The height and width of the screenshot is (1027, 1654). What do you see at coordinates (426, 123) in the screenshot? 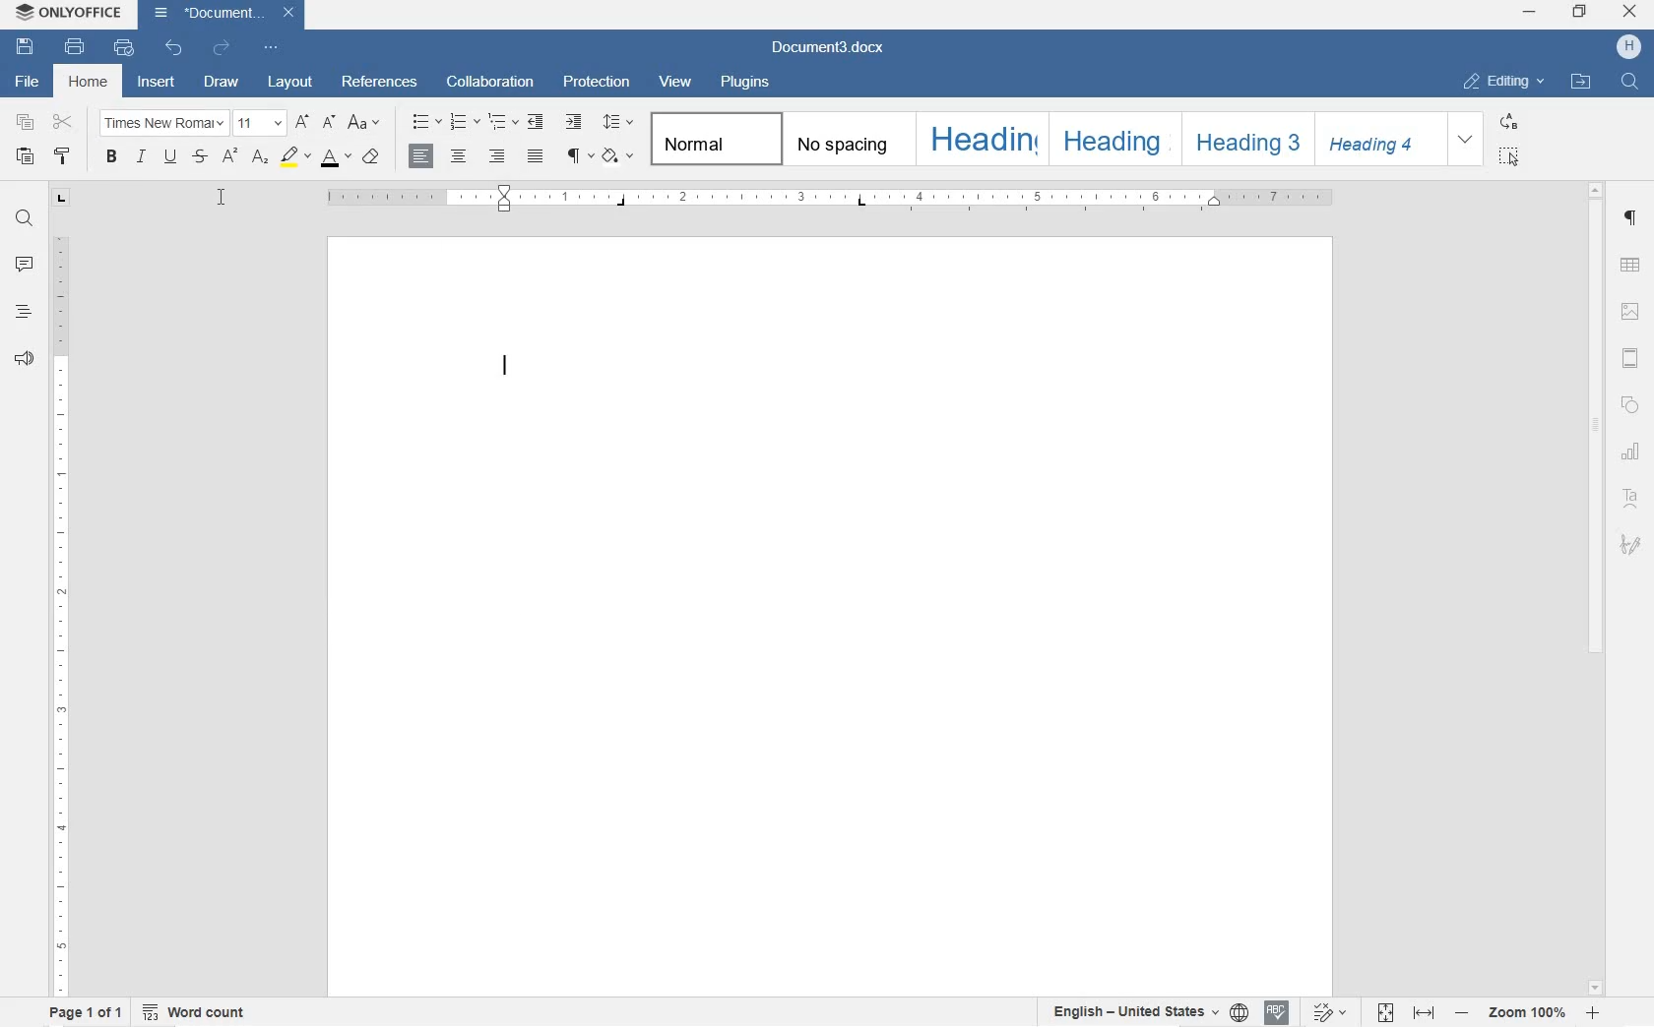
I see `BULLETS` at bounding box center [426, 123].